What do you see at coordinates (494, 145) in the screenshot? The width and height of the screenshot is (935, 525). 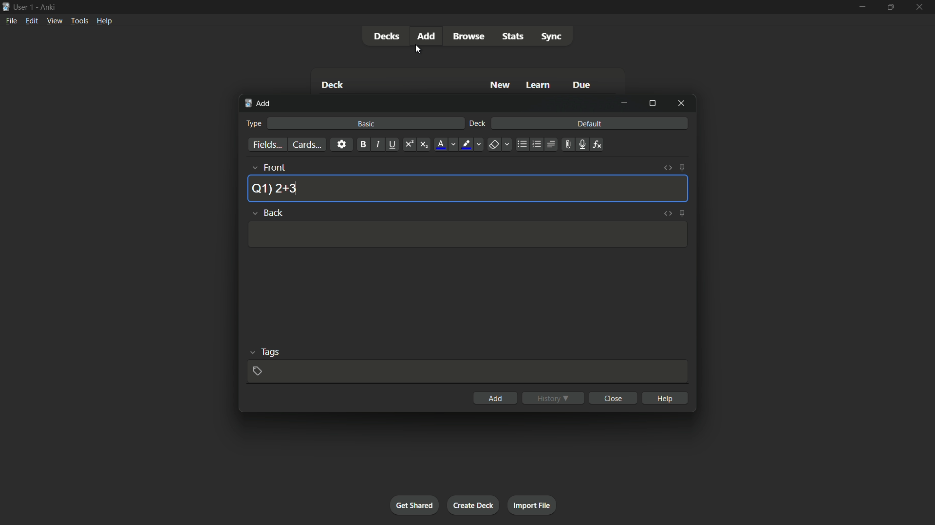 I see `remove formatting` at bounding box center [494, 145].